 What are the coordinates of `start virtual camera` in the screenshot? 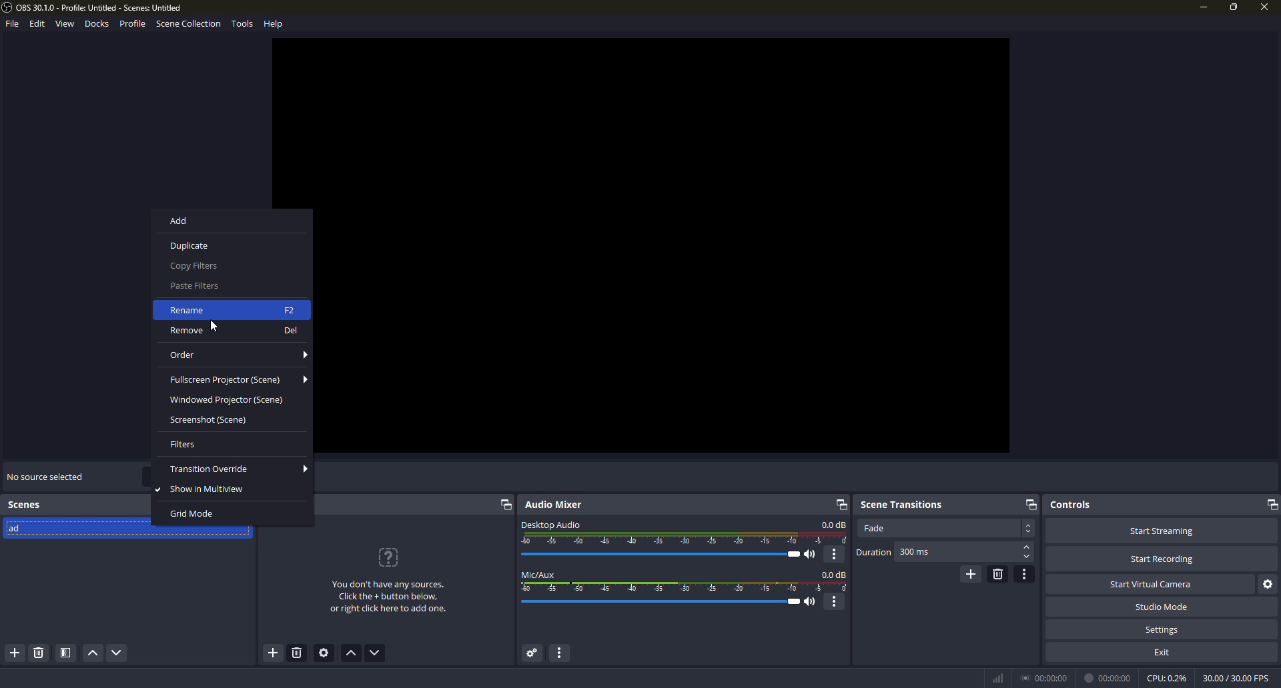 It's located at (1154, 583).